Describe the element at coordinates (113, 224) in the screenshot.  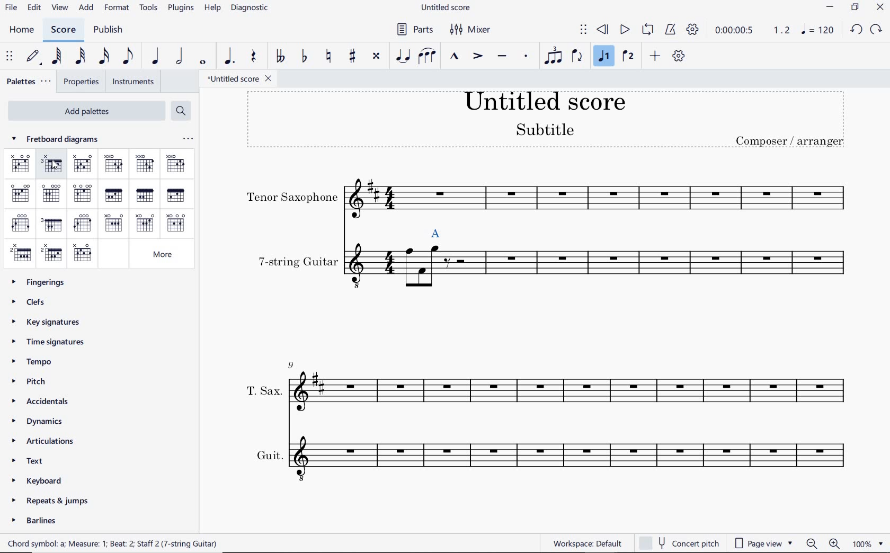
I see `A` at that location.